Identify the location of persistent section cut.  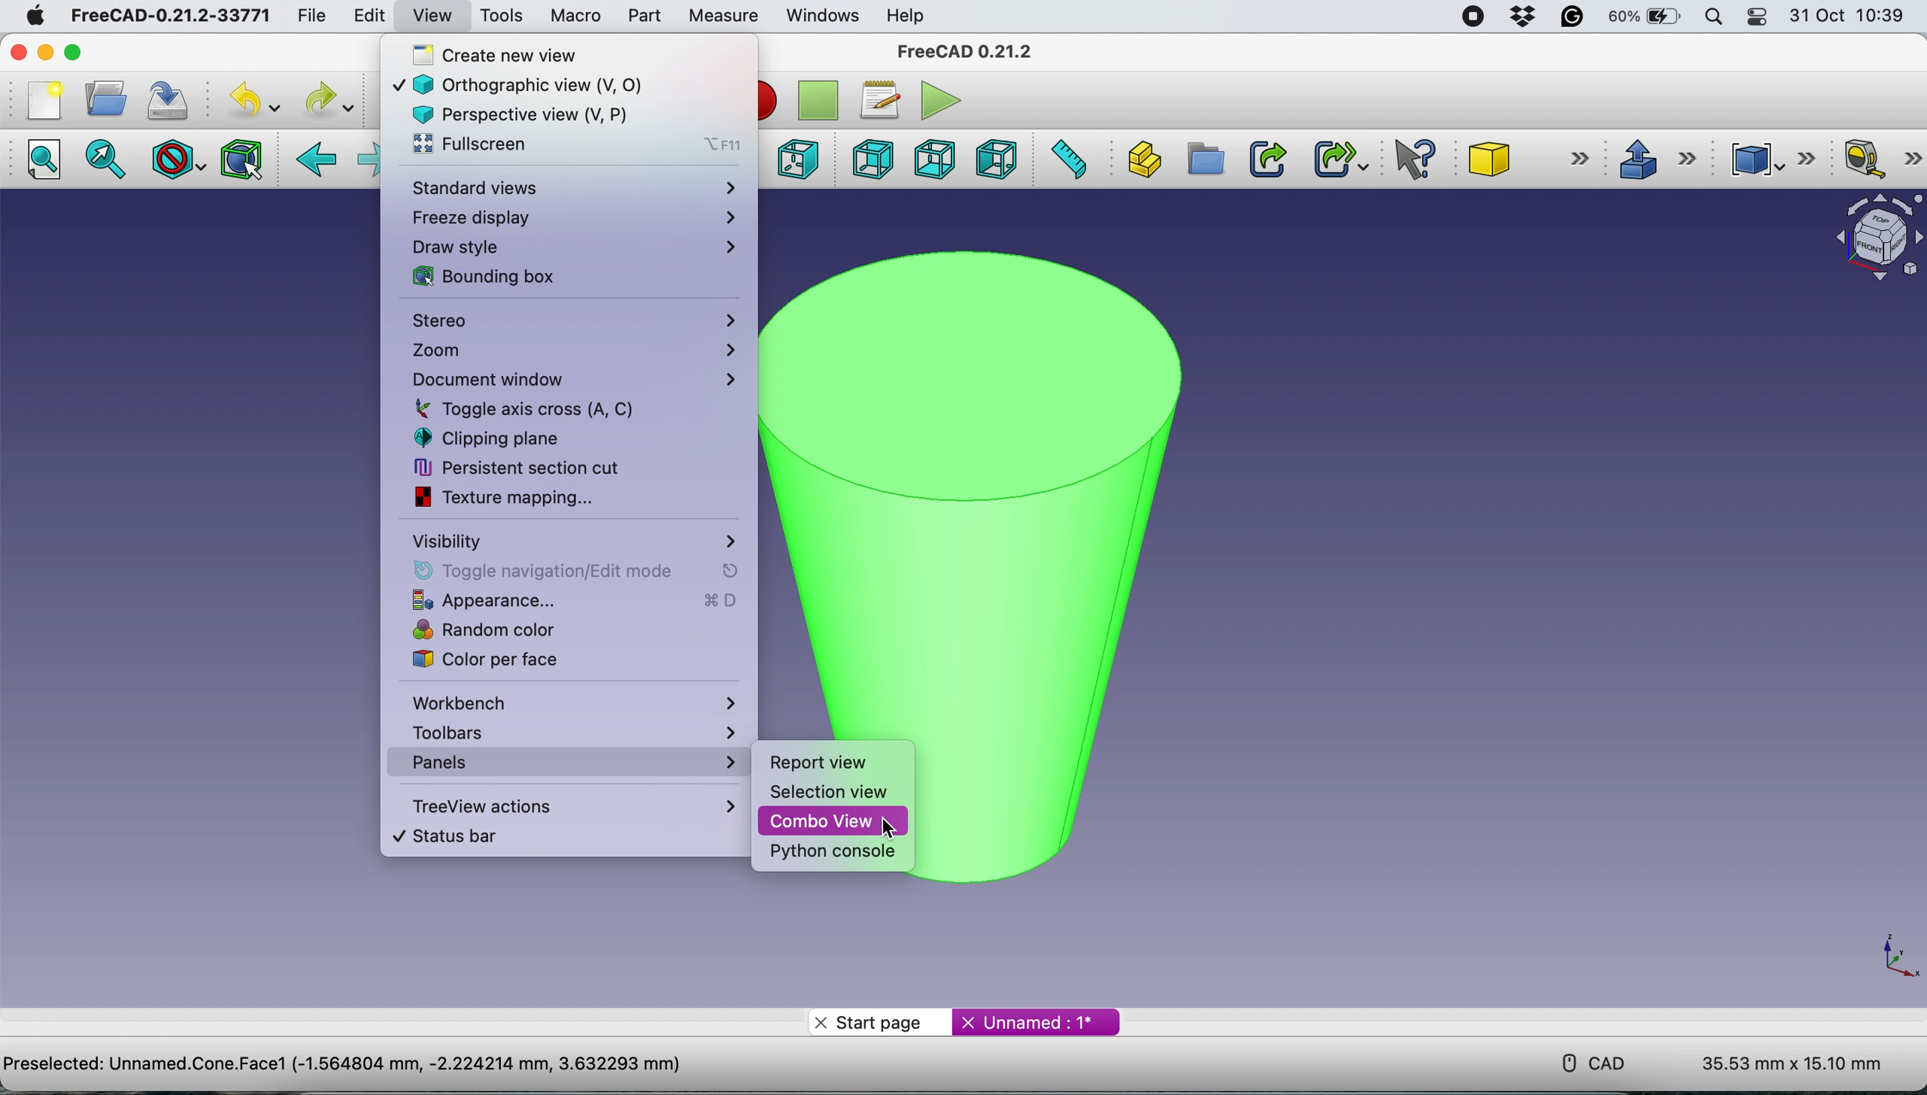
(533, 467).